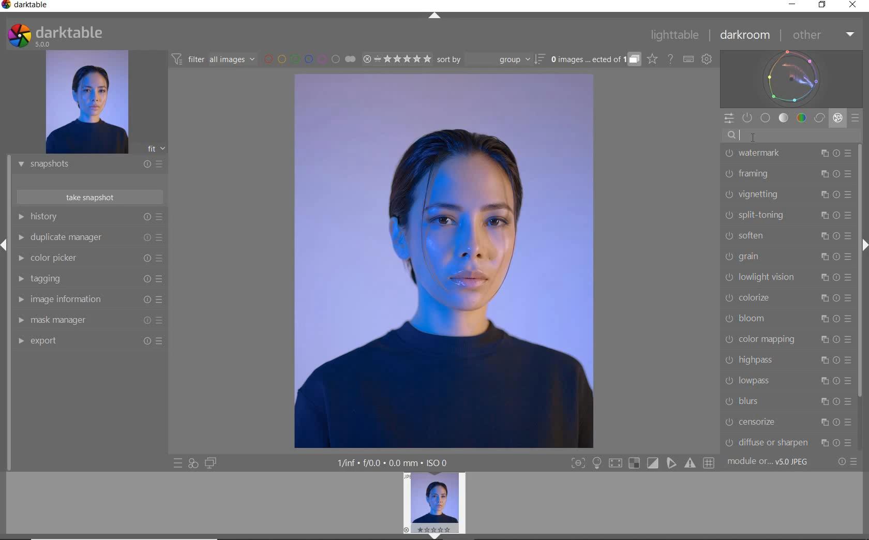  I want to click on EFFECT, so click(837, 117).